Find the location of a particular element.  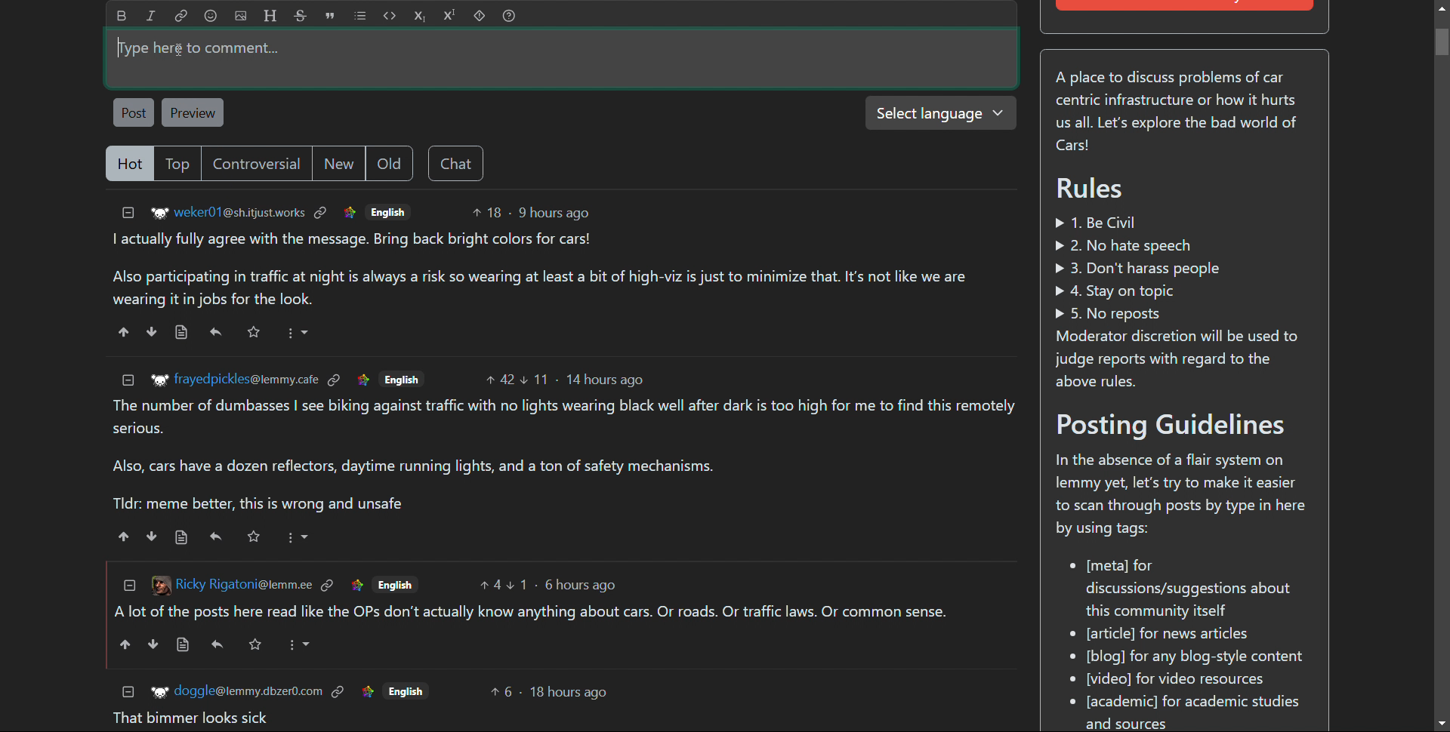

downvote is located at coordinates (153, 644).